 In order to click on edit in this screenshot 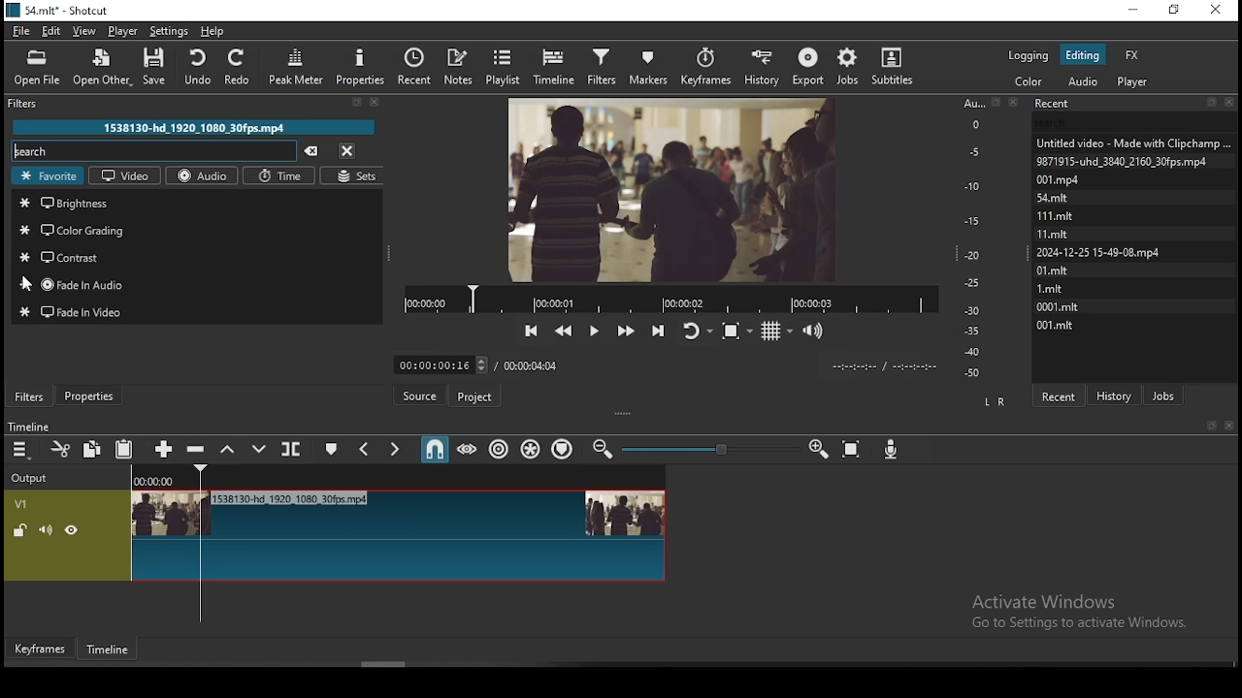, I will do `click(52, 32)`.